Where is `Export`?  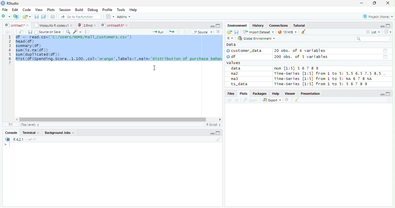 Export is located at coordinates (272, 100).